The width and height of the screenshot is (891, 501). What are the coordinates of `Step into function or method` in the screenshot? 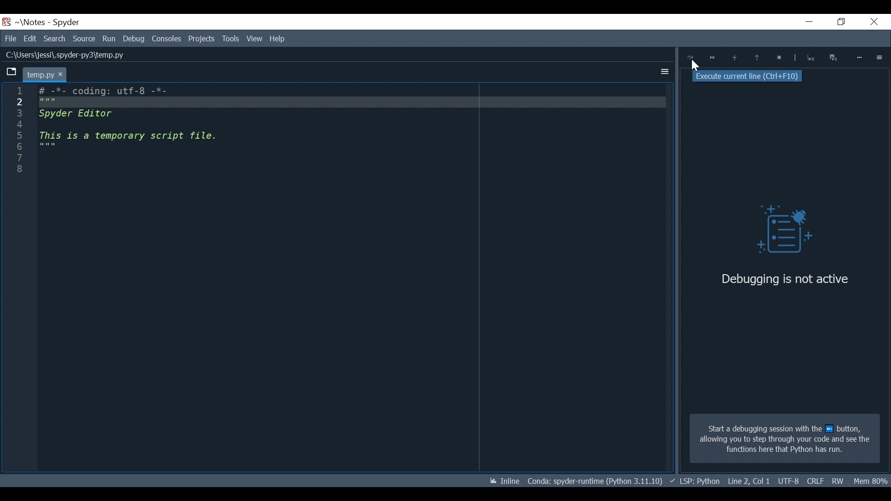 It's located at (735, 58).